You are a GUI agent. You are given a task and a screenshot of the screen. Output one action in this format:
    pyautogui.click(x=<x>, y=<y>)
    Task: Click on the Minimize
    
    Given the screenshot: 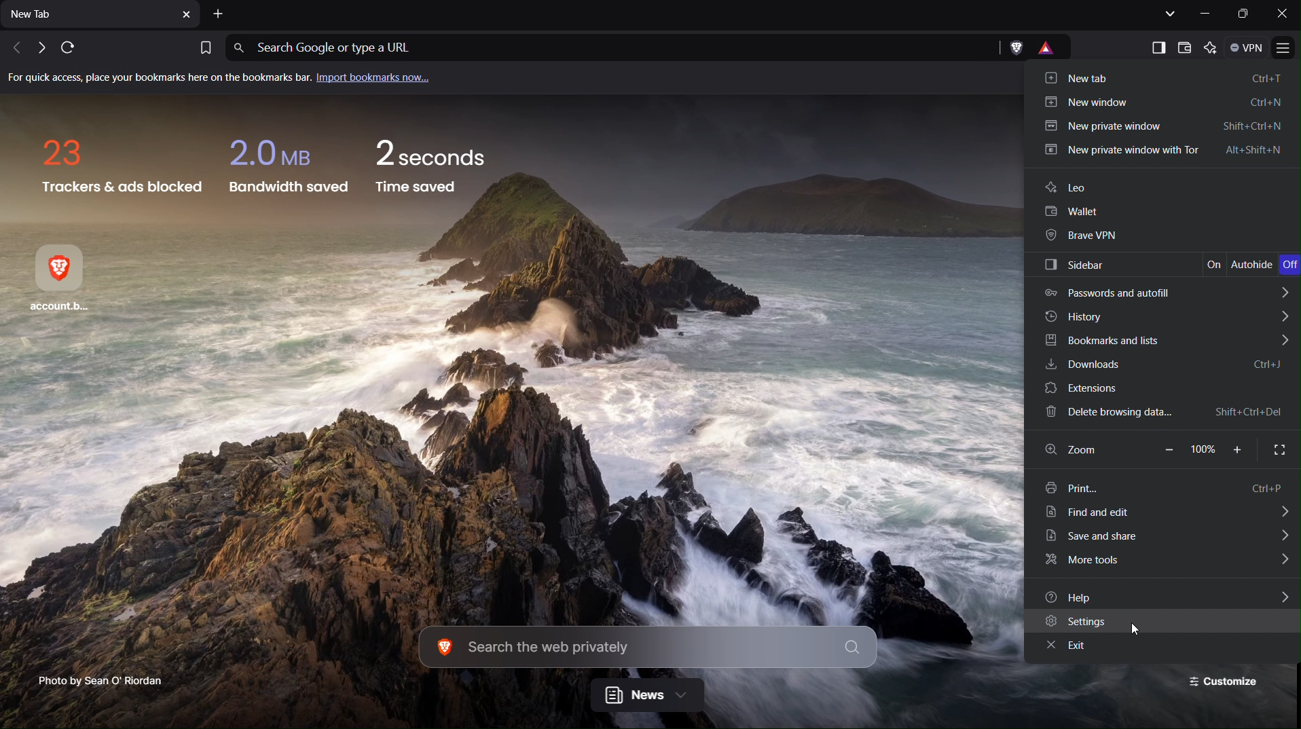 What is the action you would take?
    pyautogui.click(x=1206, y=14)
    